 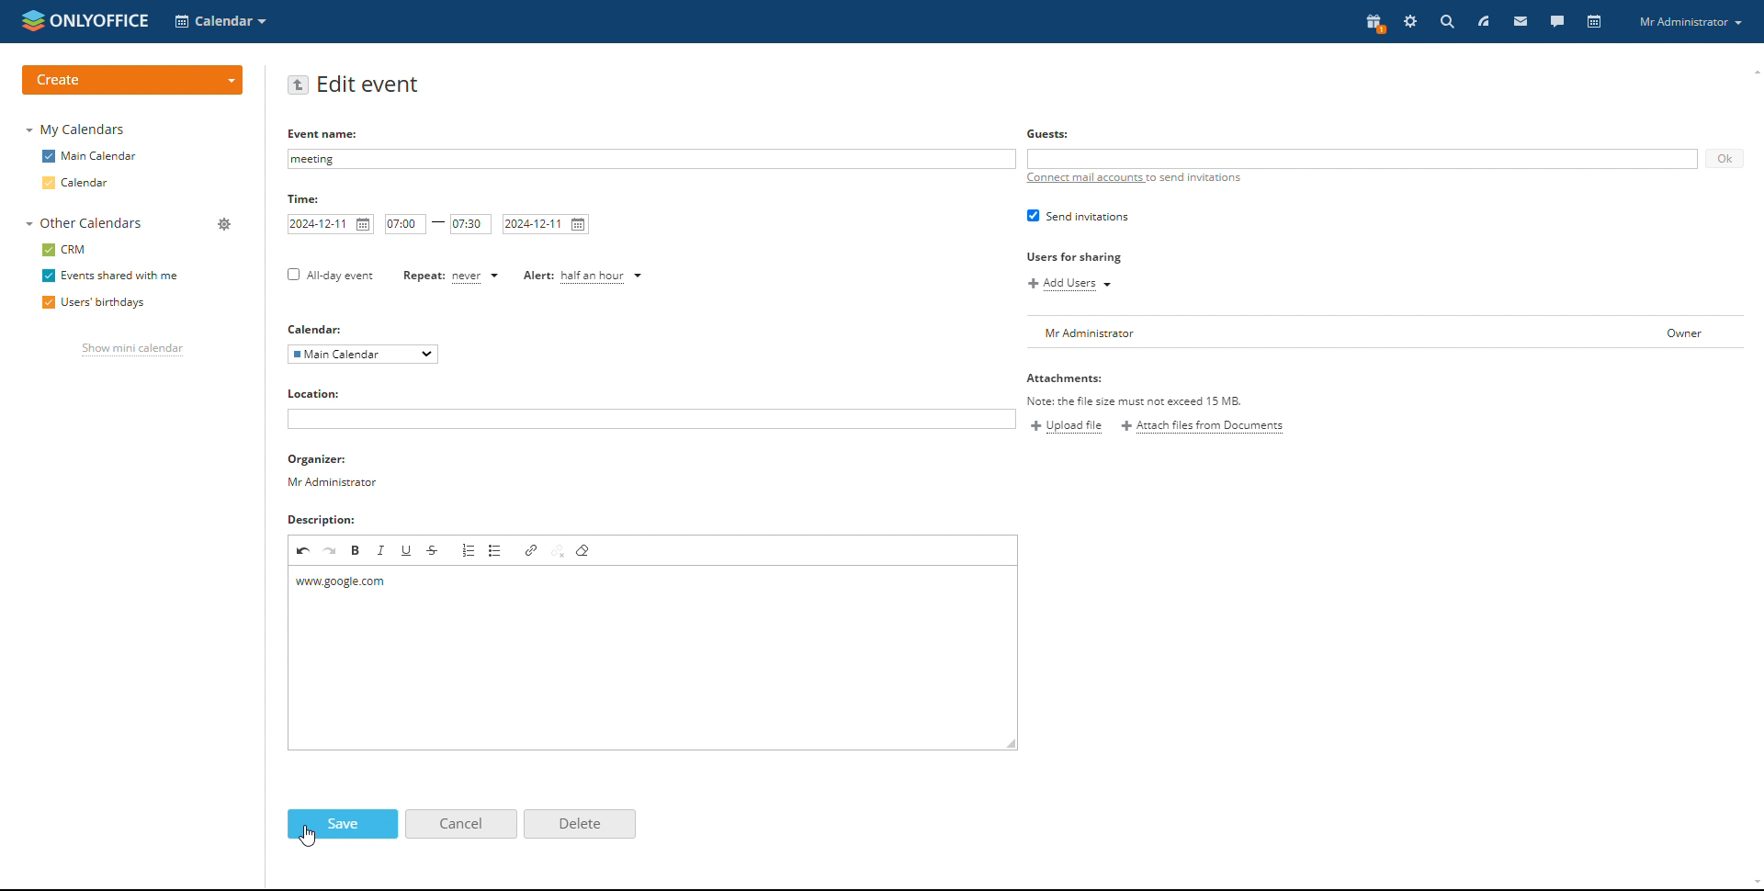 What do you see at coordinates (497, 551) in the screenshot?
I see `insert/remove bulleted list` at bounding box center [497, 551].